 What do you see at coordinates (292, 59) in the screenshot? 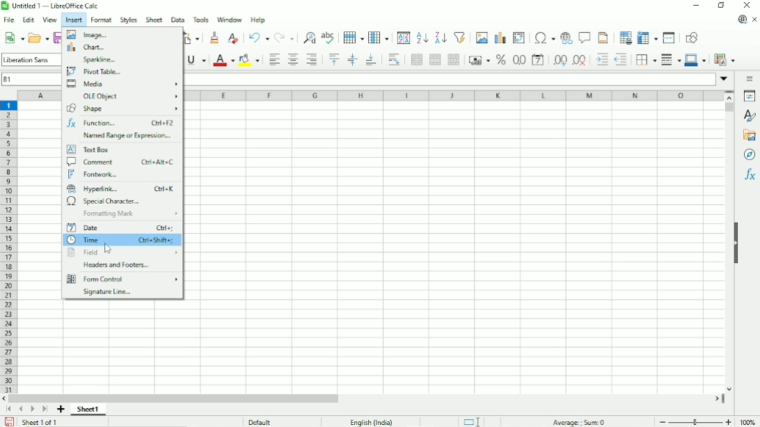
I see `Align center` at bounding box center [292, 59].